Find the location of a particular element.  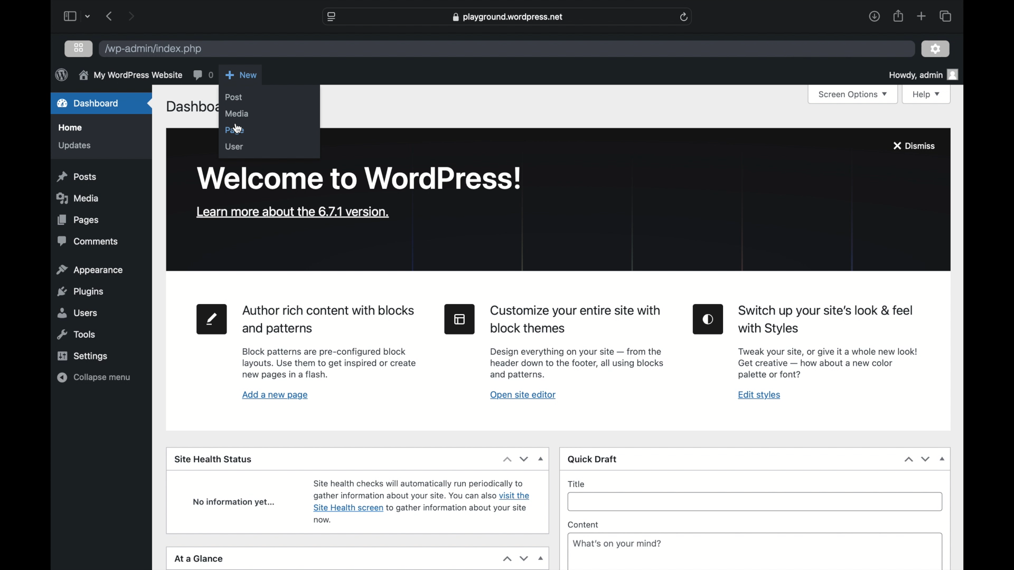

plugins is located at coordinates (80, 292).